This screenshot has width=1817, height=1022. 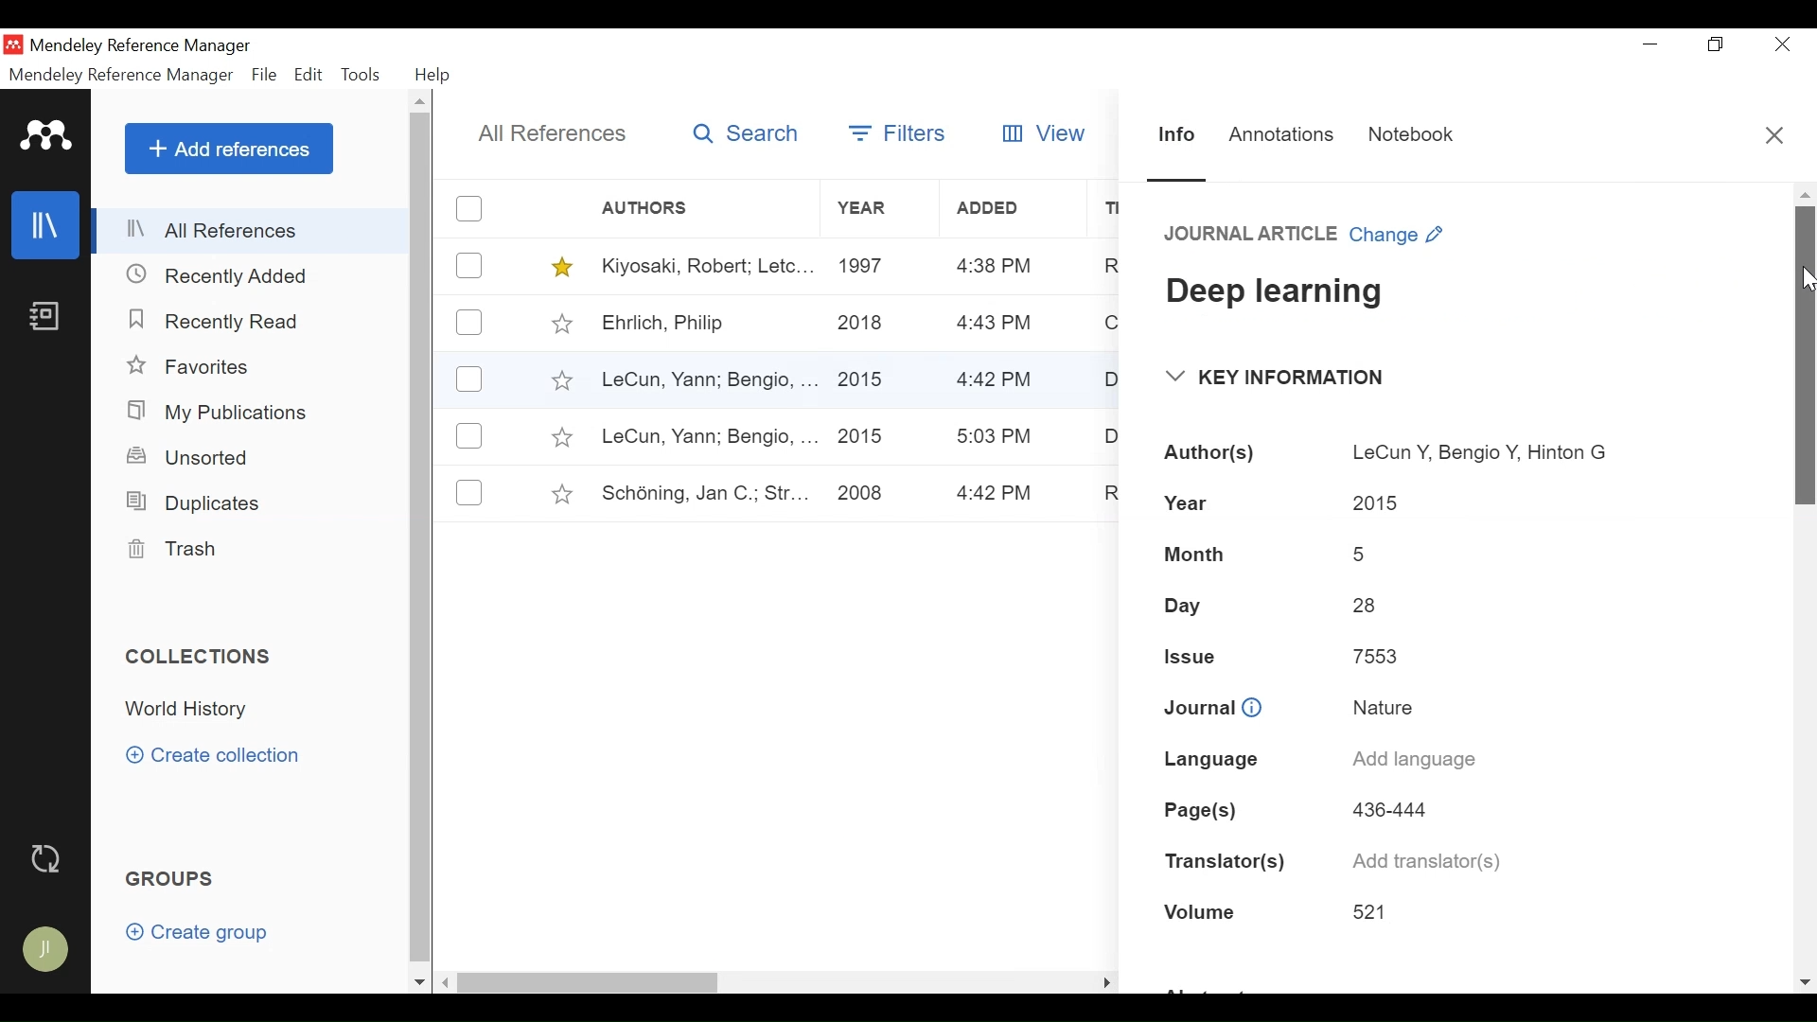 I want to click on Translator(s), so click(x=1224, y=858).